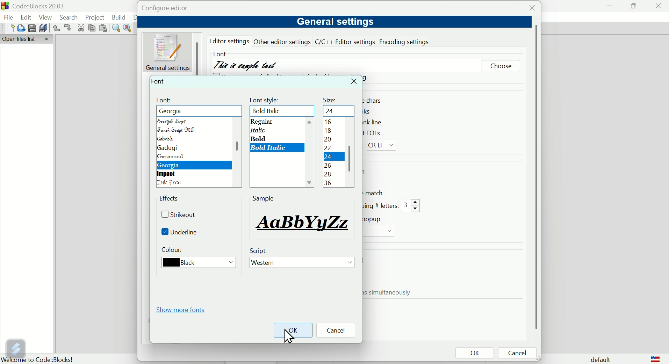  I want to click on Underline, so click(182, 233).